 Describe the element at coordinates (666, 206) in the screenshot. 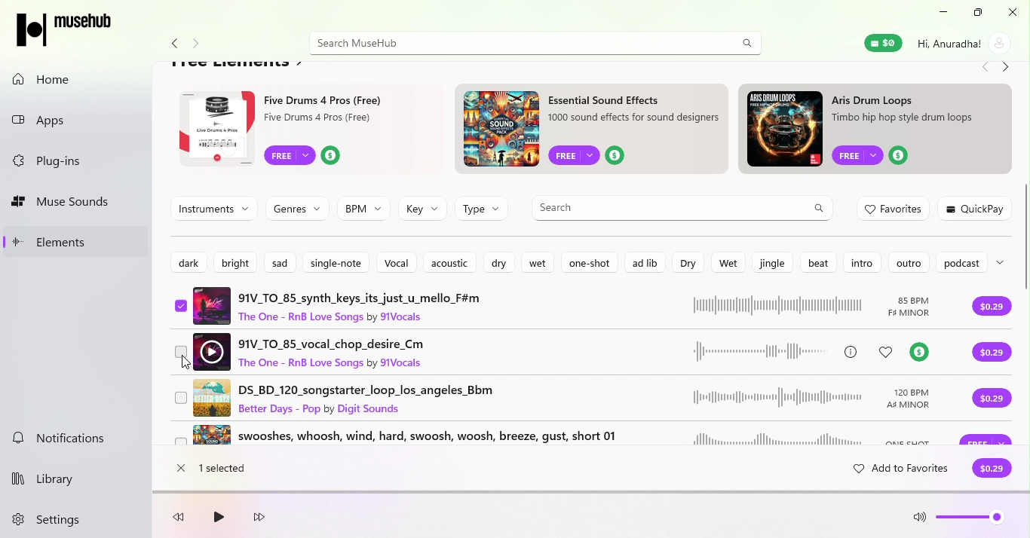

I see `Search bar` at that location.